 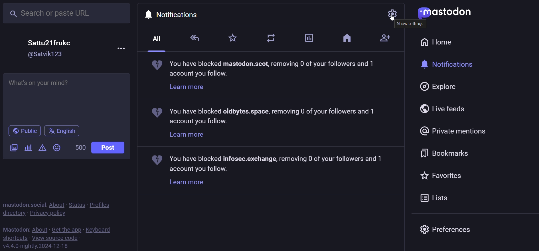 What do you see at coordinates (445, 108) in the screenshot?
I see `live feed` at bounding box center [445, 108].